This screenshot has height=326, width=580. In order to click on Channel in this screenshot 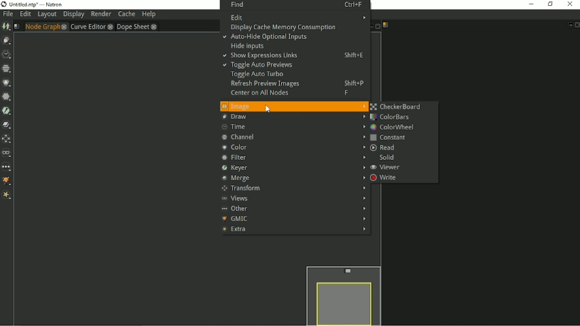, I will do `click(6, 68)`.